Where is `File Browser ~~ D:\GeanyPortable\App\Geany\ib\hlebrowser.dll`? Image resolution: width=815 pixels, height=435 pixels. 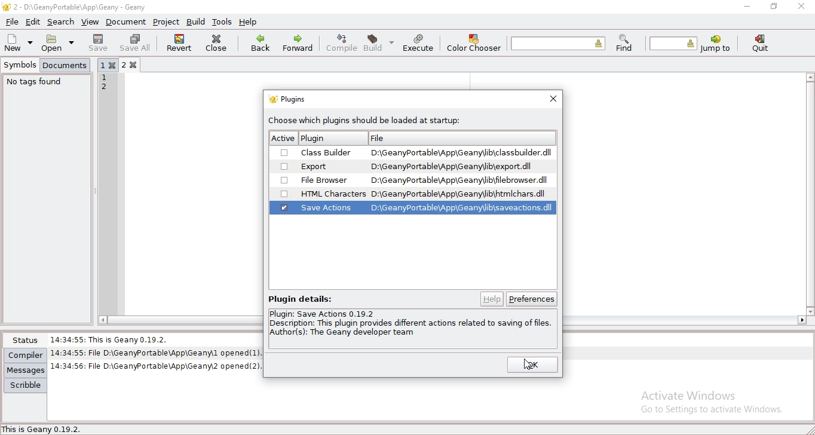
File Browser ~~ D:\GeanyPortable\App\Geany\ib\hlebrowser.dll is located at coordinates (413, 181).